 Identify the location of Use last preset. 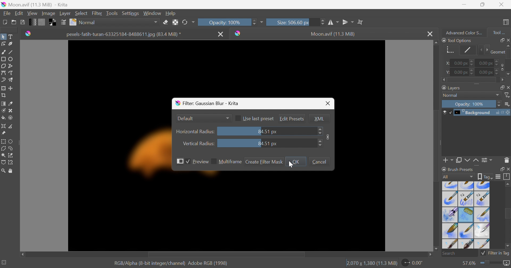
(259, 119).